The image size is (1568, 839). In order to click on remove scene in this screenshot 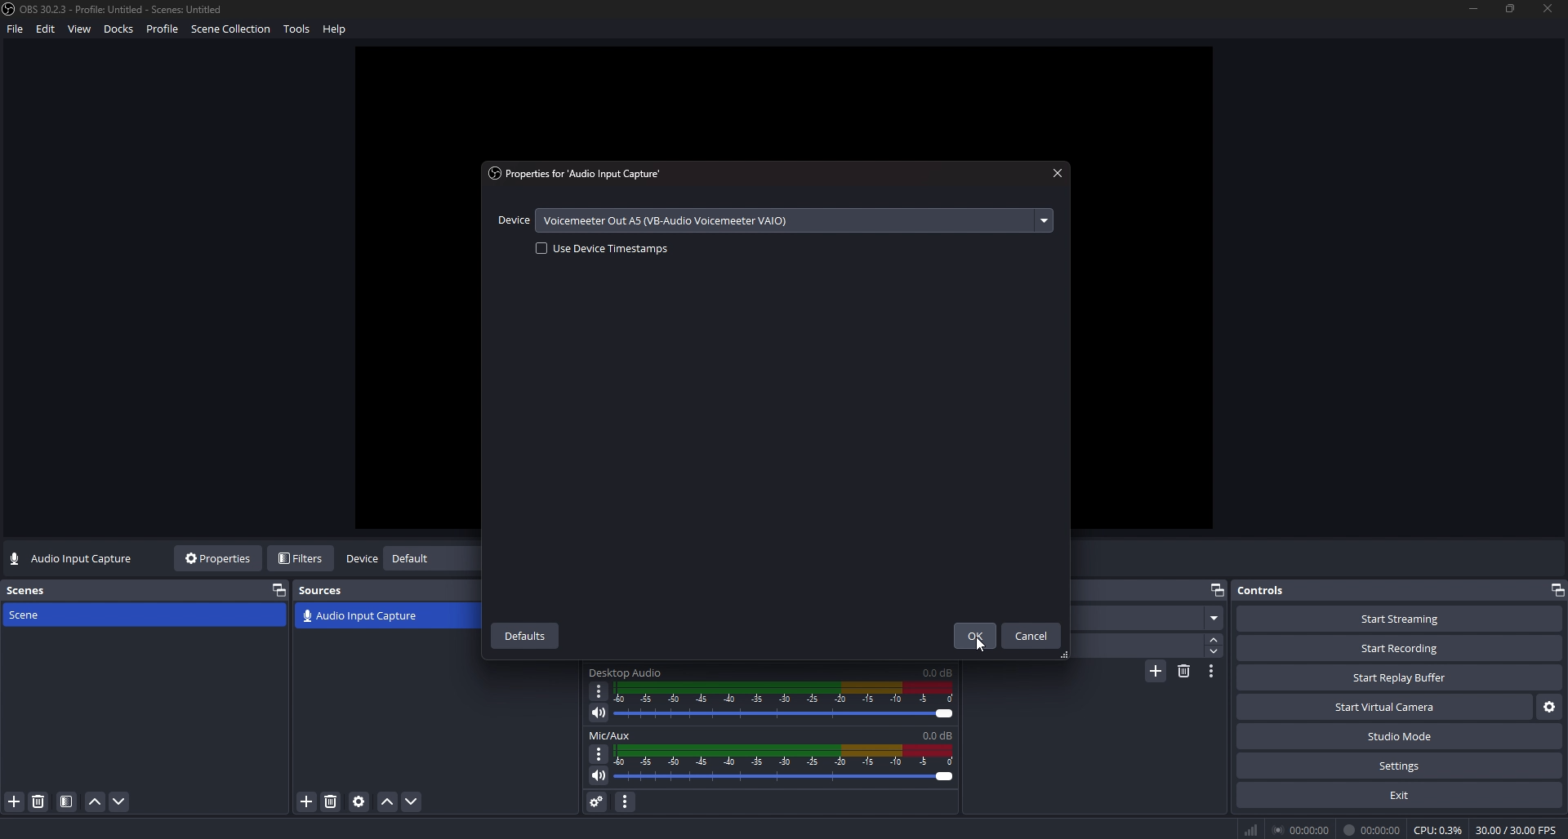, I will do `click(38, 801)`.